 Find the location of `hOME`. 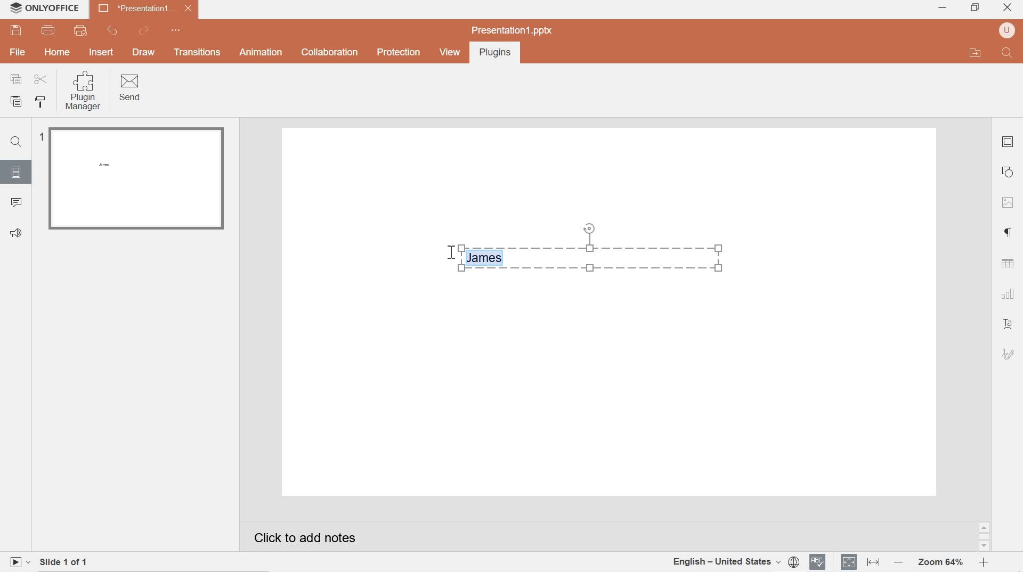

hOME is located at coordinates (58, 53).